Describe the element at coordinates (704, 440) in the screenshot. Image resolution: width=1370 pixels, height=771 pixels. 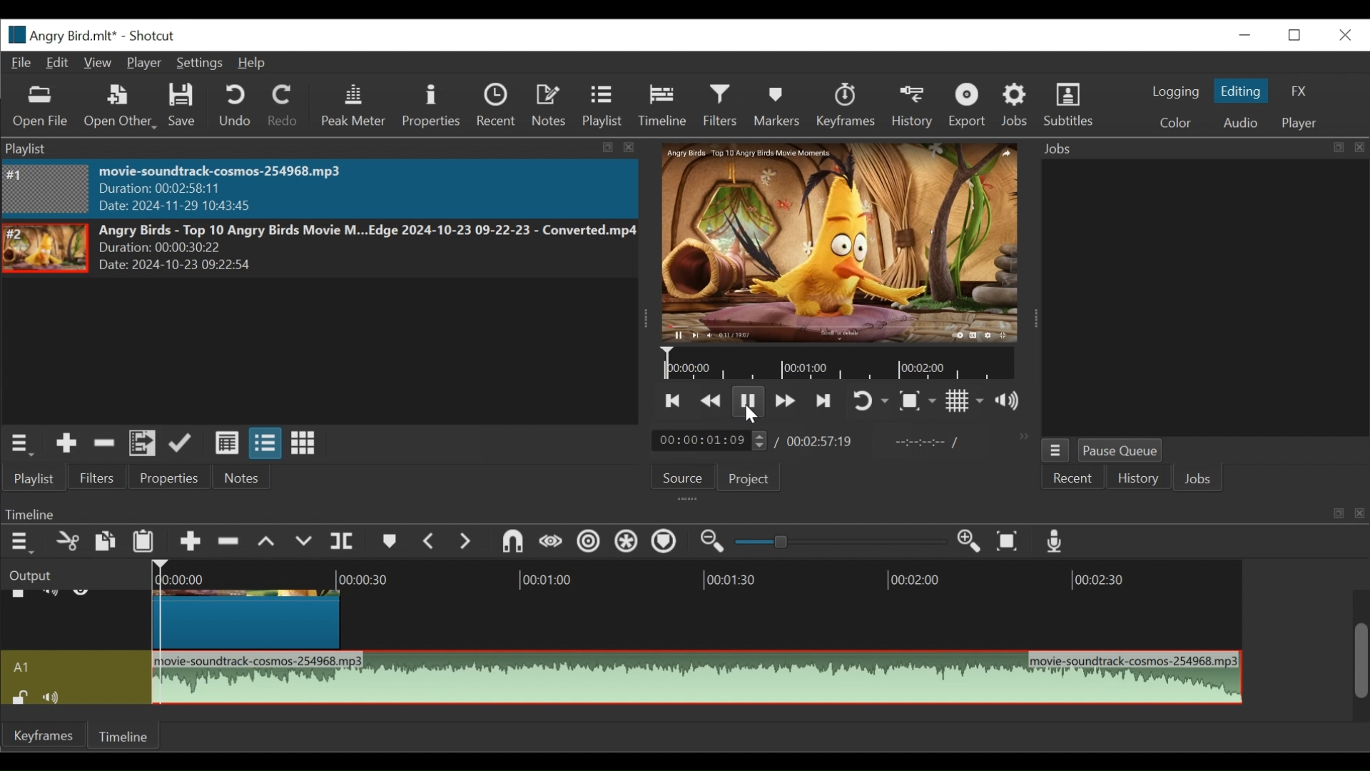
I see `/ 00:00:01:09(Current duration)` at that location.